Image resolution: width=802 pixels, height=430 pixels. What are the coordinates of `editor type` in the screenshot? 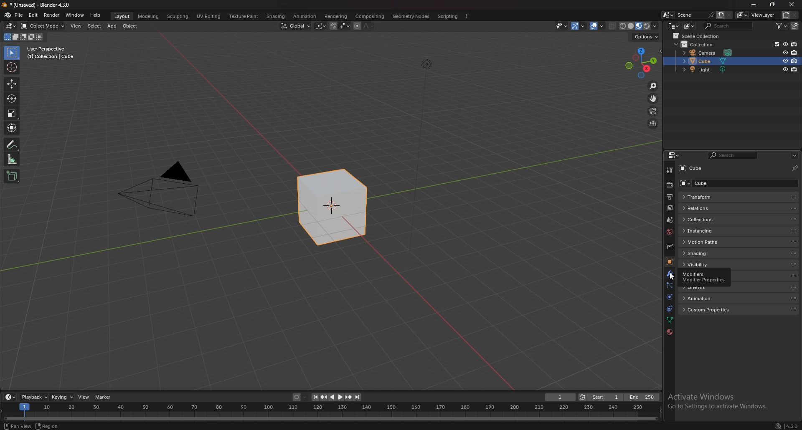 It's located at (673, 26).